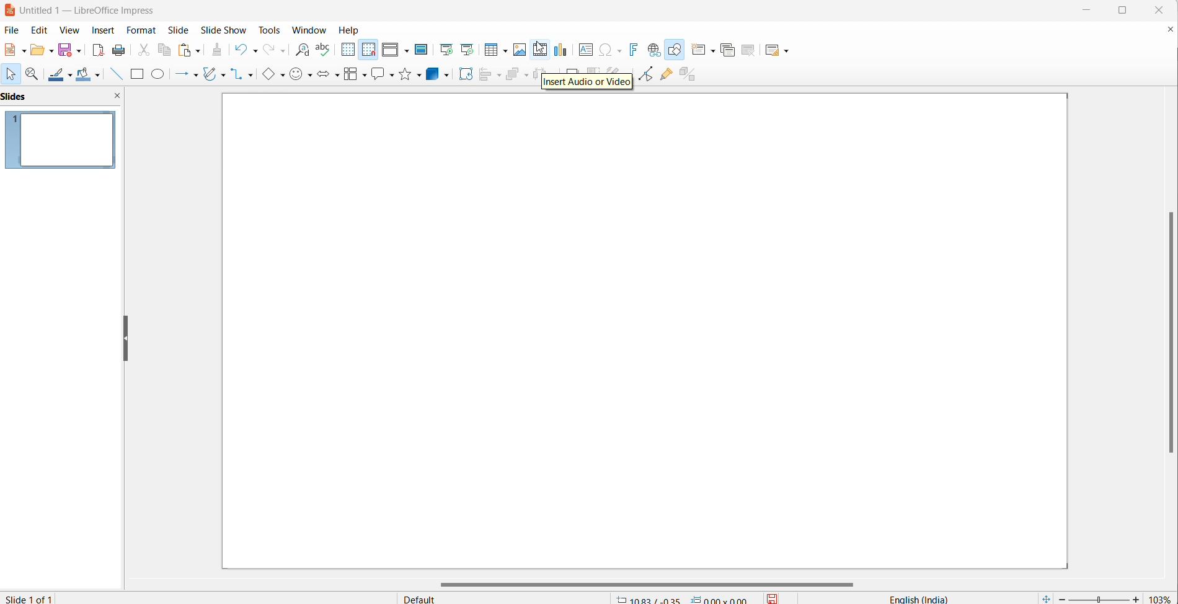  Describe the element at coordinates (97, 78) in the screenshot. I see `fill color options` at that location.